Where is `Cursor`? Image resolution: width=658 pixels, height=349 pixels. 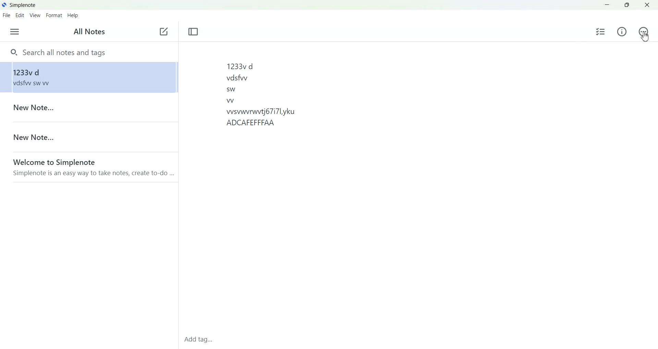 Cursor is located at coordinates (645, 37).